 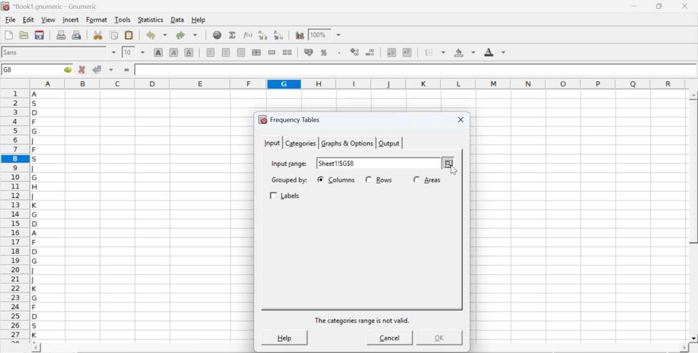 I want to click on decrease number of decimals displayed, so click(x=370, y=53).